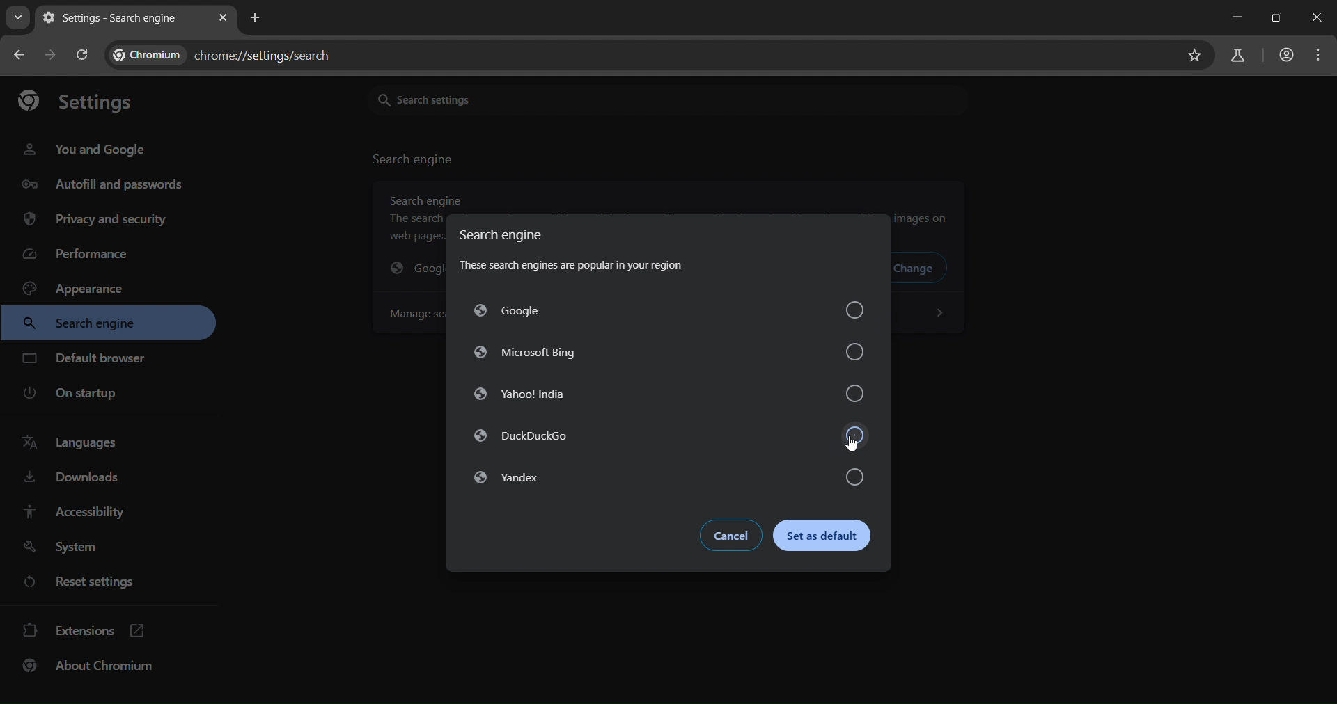  What do you see at coordinates (668, 349) in the screenshot?
I see `microsoft bing` at bounding box center [668, 349].